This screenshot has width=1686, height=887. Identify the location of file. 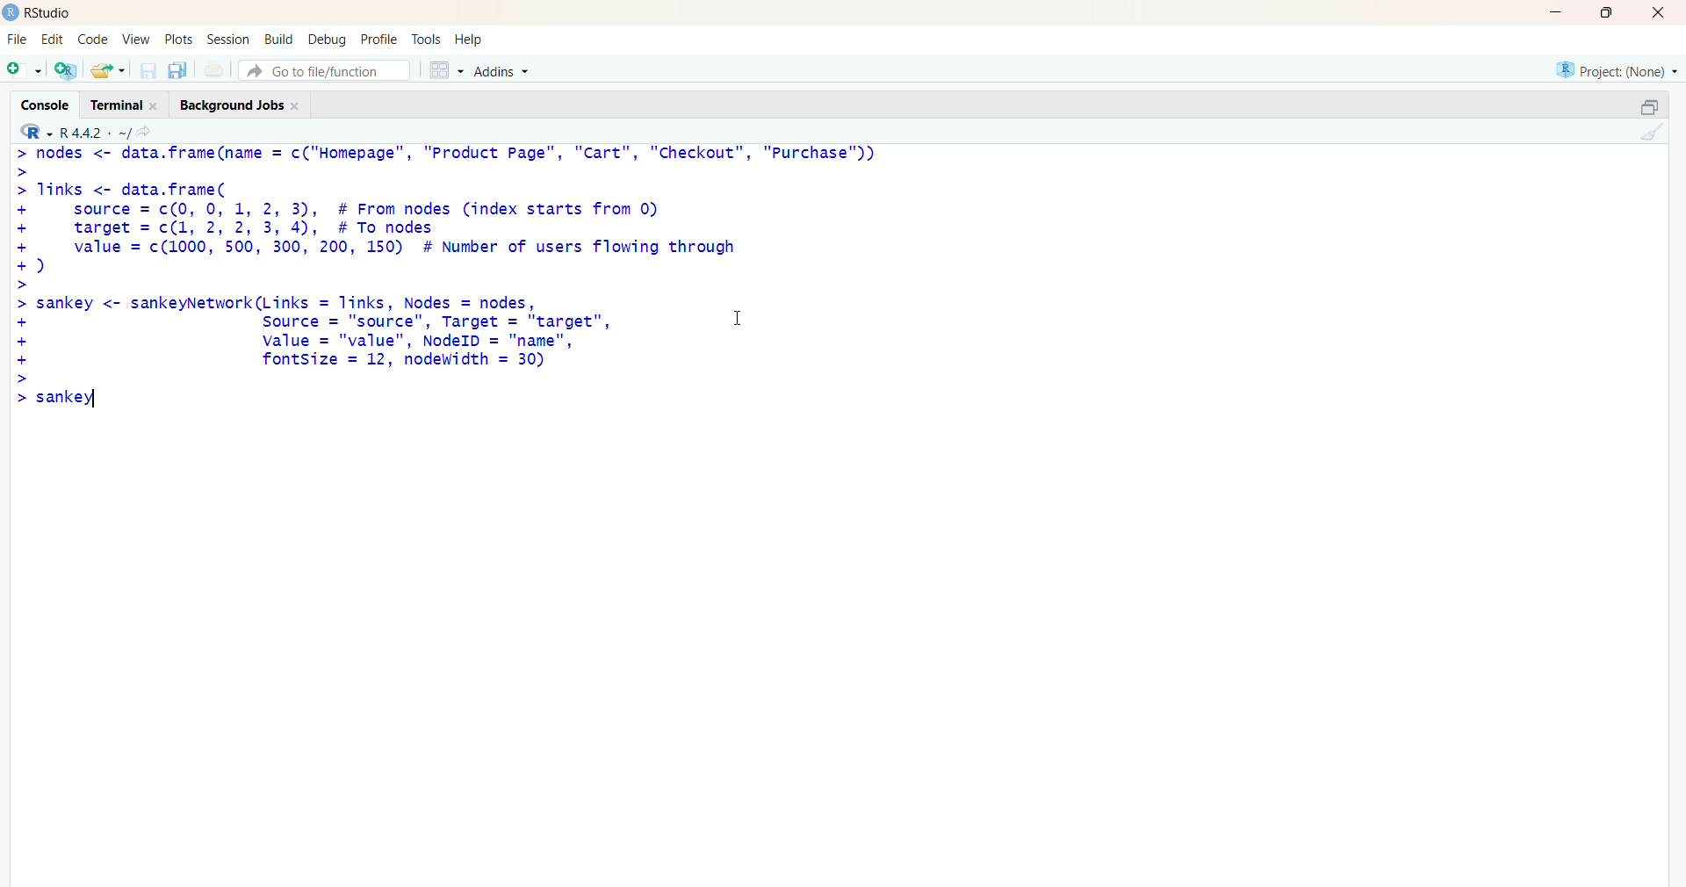
(17, 36).